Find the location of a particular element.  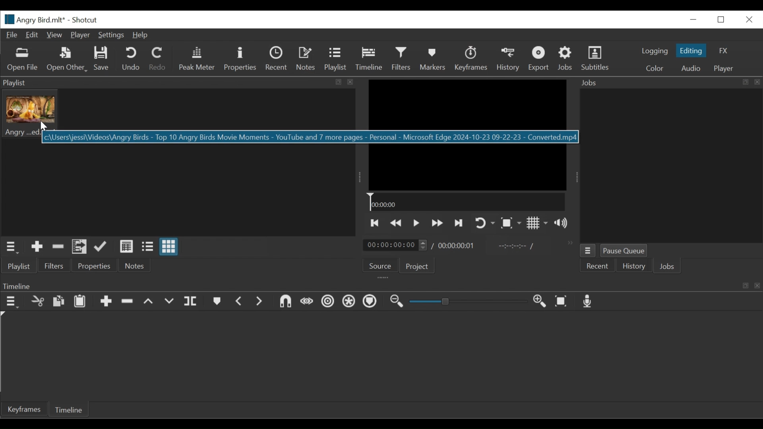

Update is located at coordinates (101, 247).